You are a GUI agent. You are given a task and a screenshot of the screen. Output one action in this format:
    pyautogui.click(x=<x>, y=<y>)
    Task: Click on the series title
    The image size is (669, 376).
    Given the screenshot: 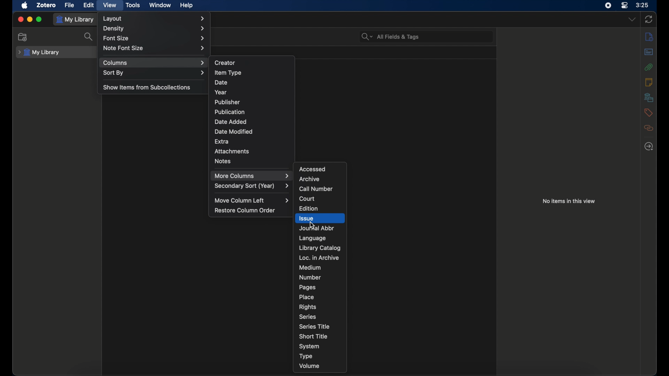 What is the action you would take?
    pyautogui.click(x=314, y=326)
    